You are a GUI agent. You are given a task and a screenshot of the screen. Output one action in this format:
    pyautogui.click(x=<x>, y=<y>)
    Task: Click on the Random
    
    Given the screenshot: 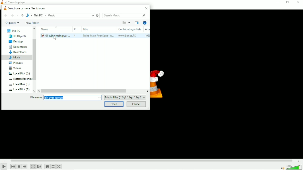 What is the action you would take?
    pyautogui.click(x=59, y=166)
    